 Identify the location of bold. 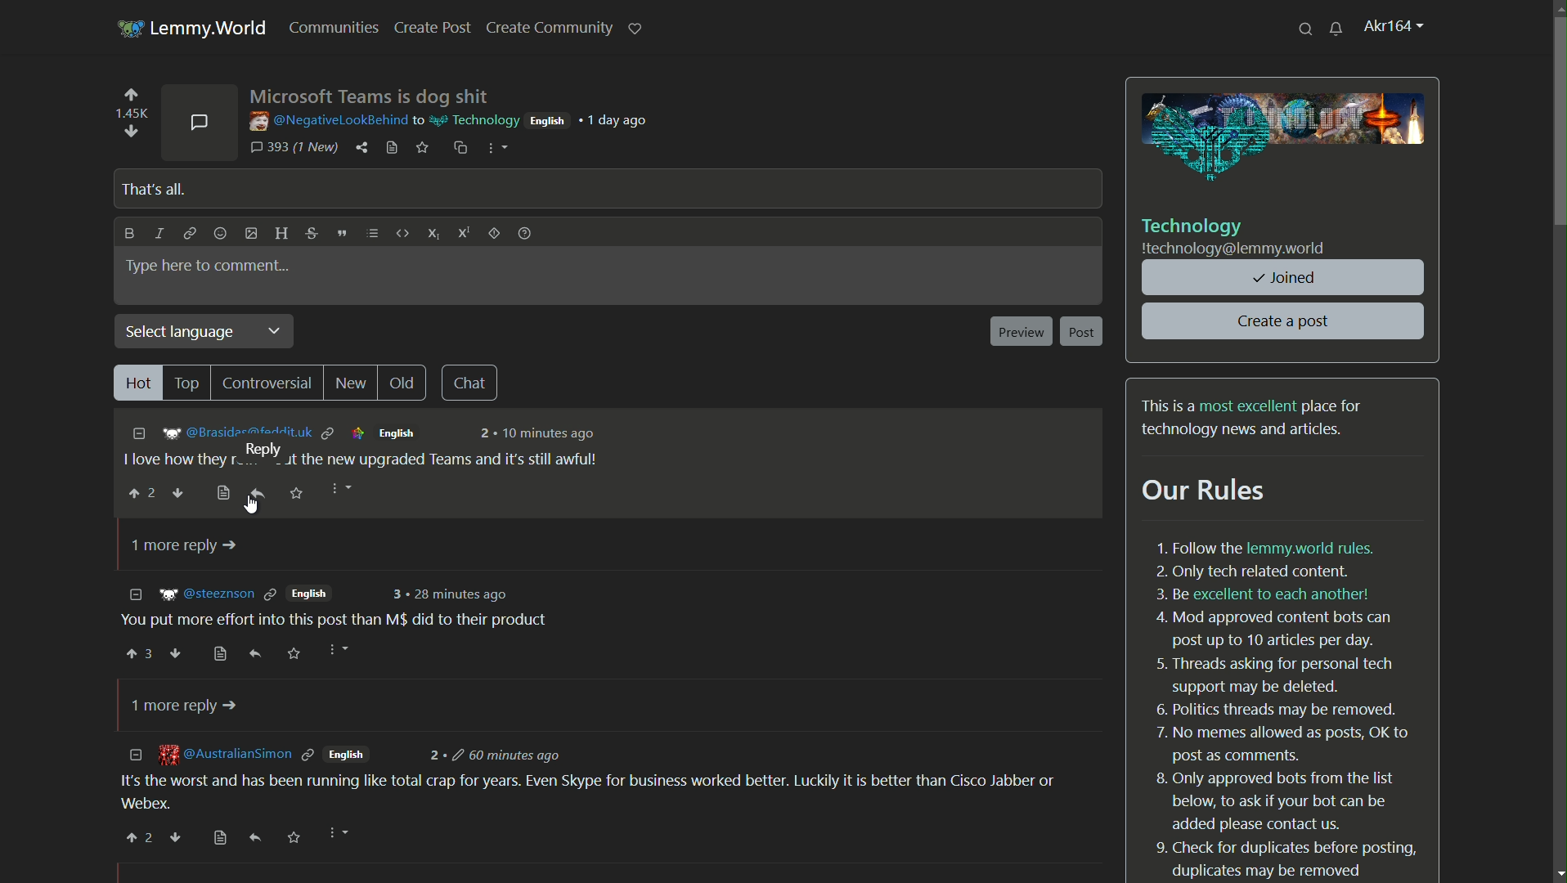
(127, 234).